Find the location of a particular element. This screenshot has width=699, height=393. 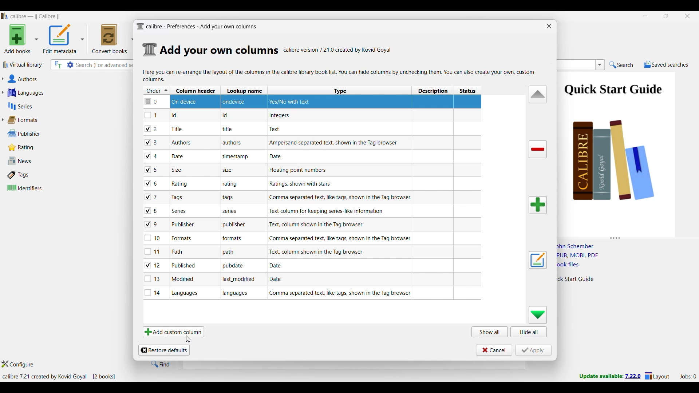

Lookup name column is located at coordinates (244, 90).